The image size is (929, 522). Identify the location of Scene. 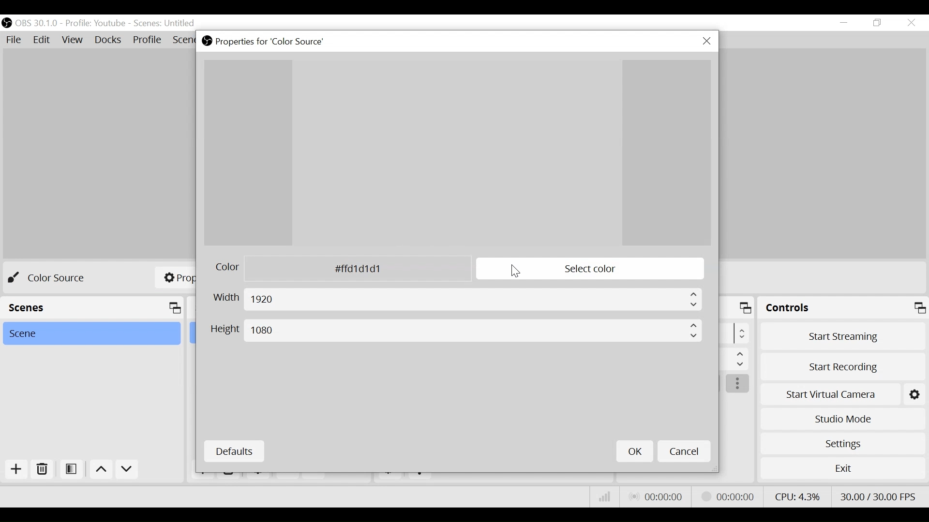
(90, 333).